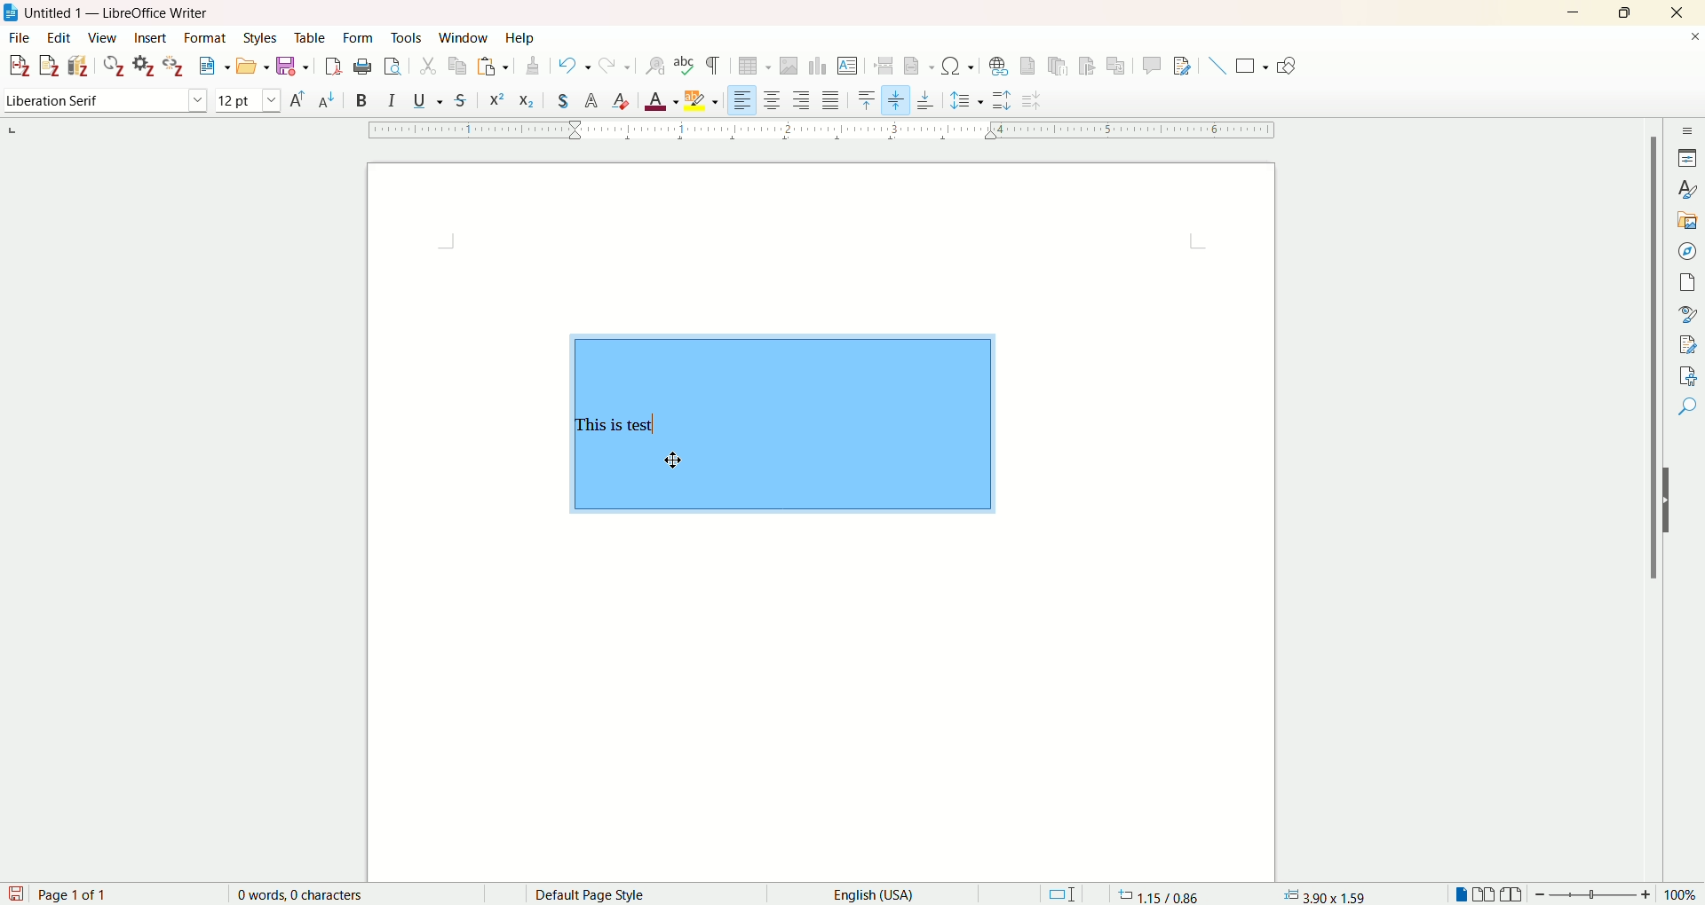 This screenshot has width=1705, height=905. What do you see at coordinates (305, 894) in the screenshot?
I see `0 words, 0 characters` at bounding box center [305, 894].